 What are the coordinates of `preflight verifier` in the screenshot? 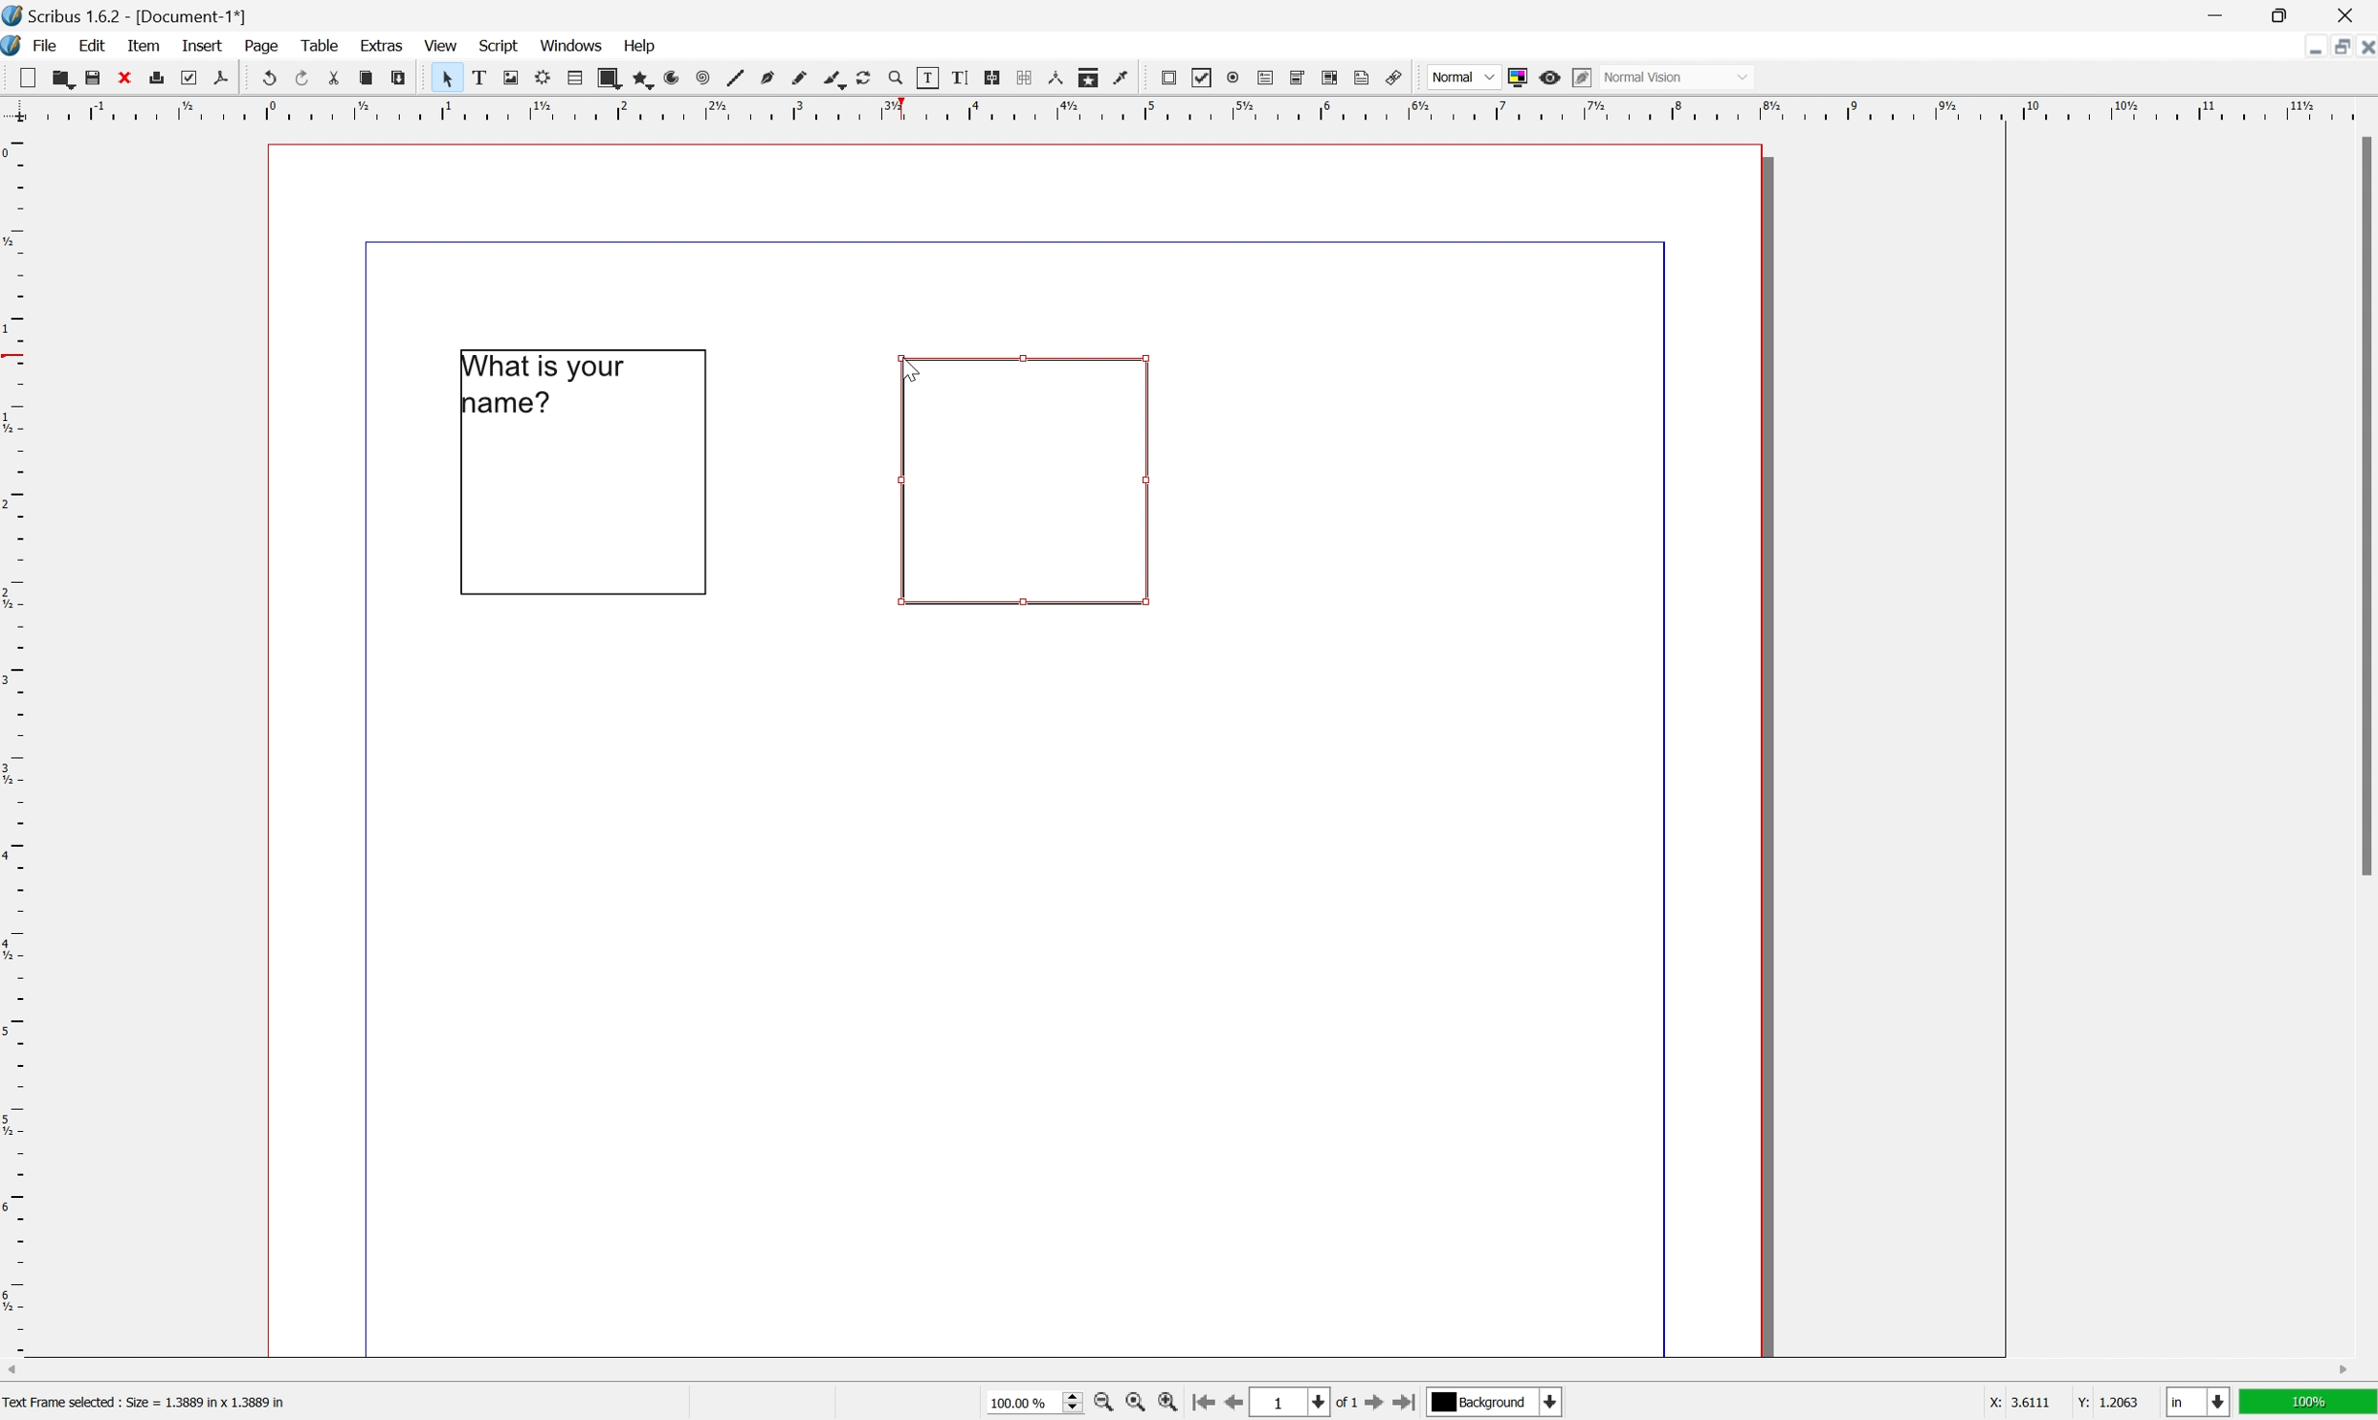 It's located at (189, 77).